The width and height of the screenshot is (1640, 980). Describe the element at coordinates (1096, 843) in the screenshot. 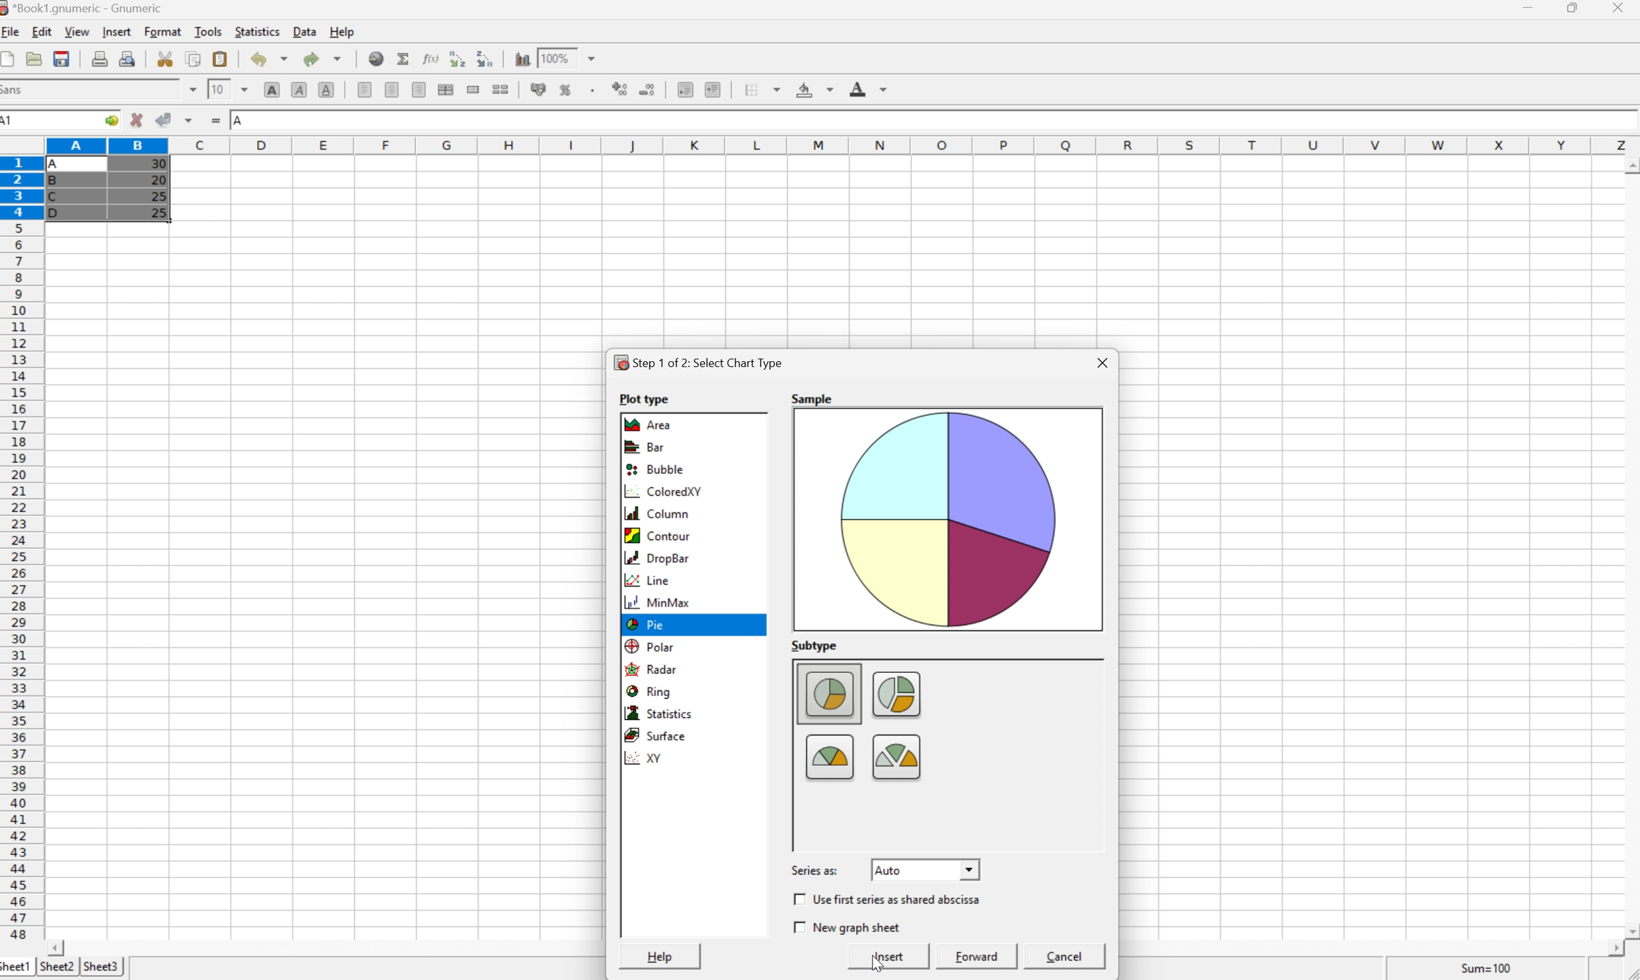

I see `Drop Down` at that location.